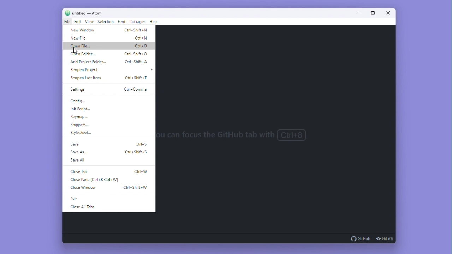 The image size is (452, 254). I want to click on File , so click(67, 22).